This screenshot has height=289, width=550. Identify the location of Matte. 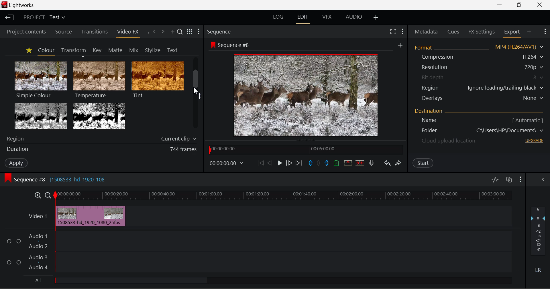
(115, 50).